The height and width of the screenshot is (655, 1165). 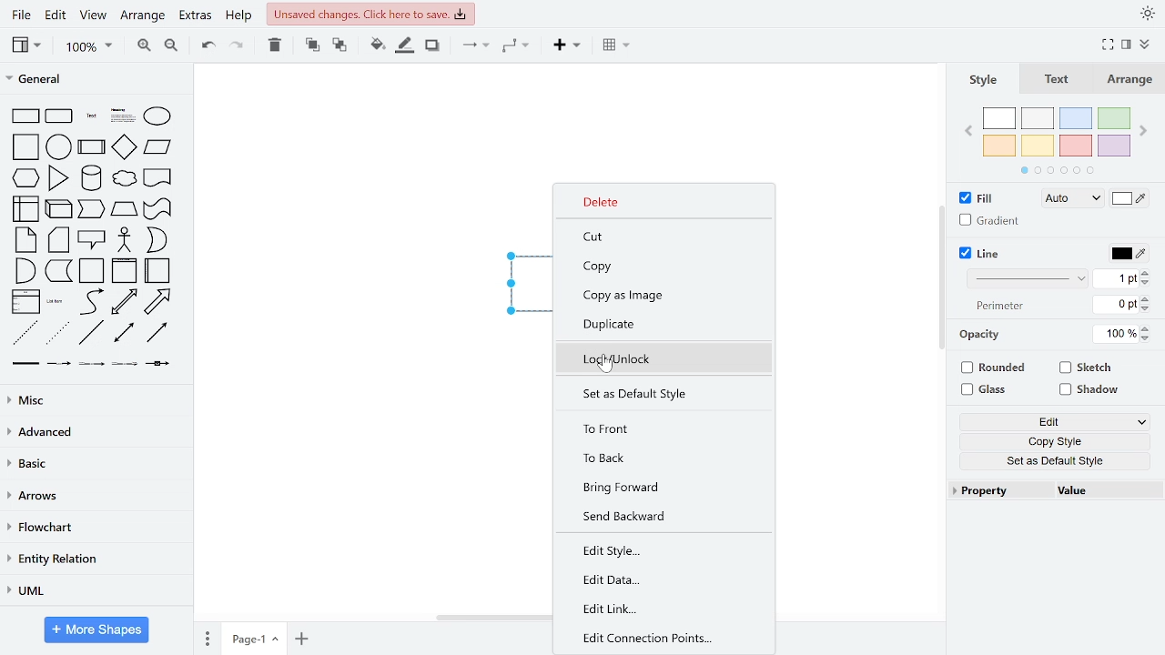 I want to click on edit connection points, so click(x=658, y=639).